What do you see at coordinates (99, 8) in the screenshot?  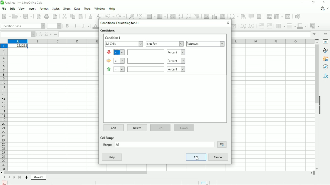 I see `Window` at bounding box center [99, 8].